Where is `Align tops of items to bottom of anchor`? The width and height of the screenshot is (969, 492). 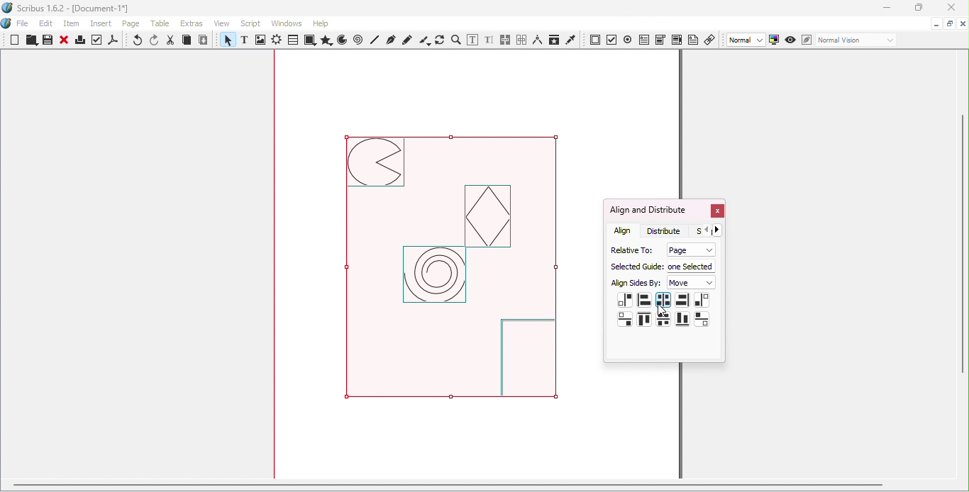
Align tops of items to bottom of anchor is located at coordinates (702, 318).